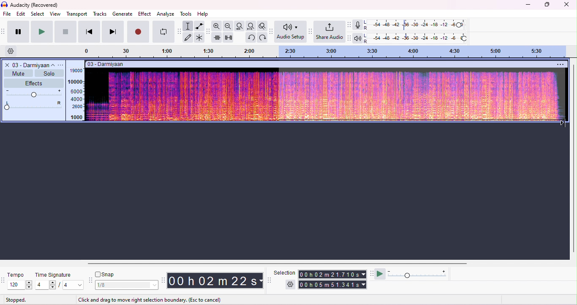  Describe the element at coordinates (166, 14) in the screenshot. I see `analyze` at that location.